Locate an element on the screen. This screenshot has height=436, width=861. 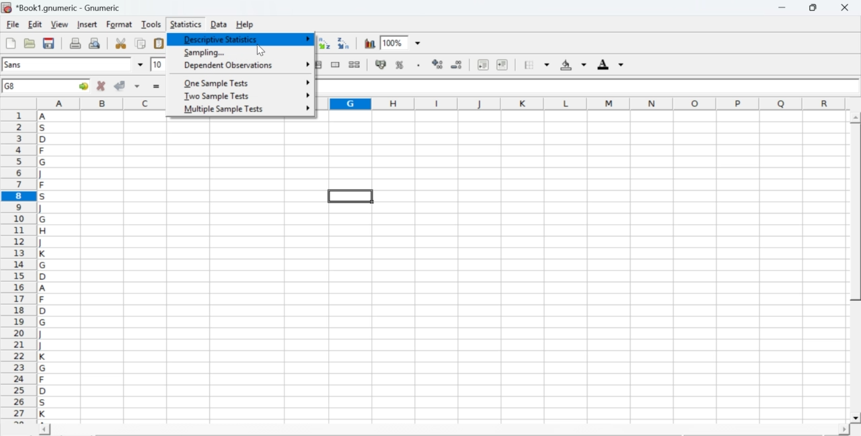
more is located at coordinates (307, 39).